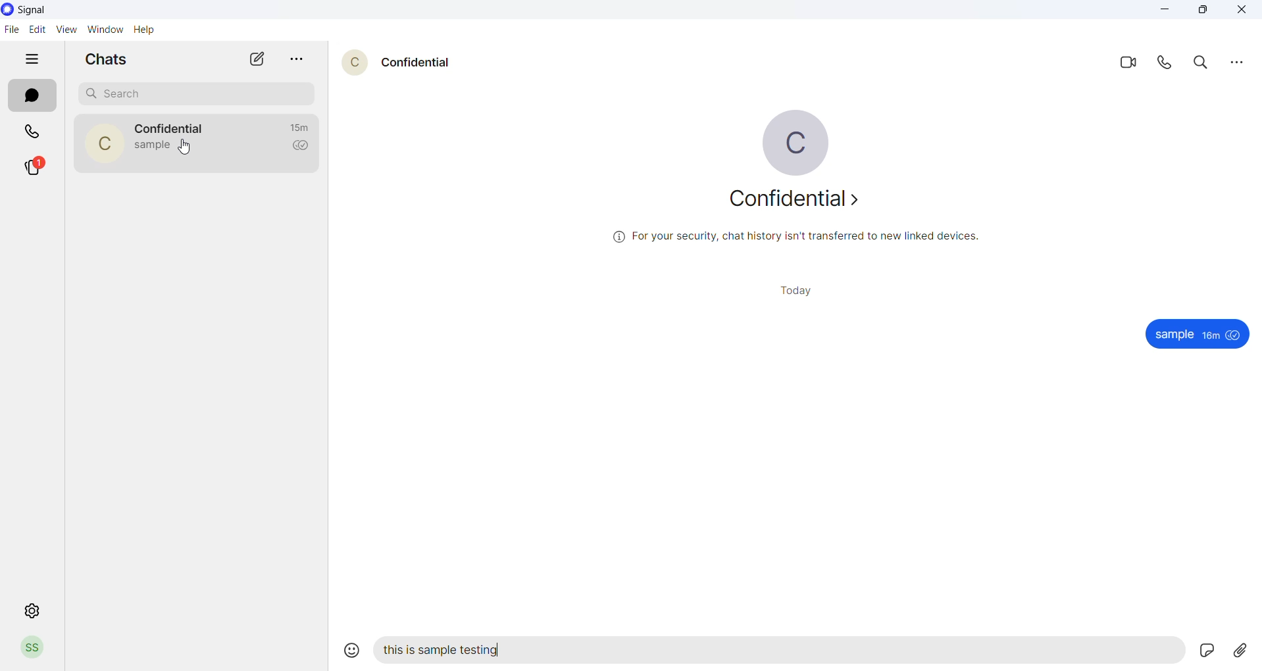 The image size is (1262, 671). I want to click on seen, so click(1234, 336).